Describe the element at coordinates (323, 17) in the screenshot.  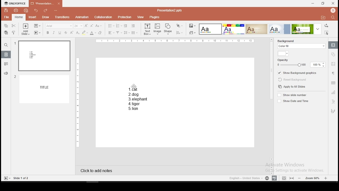
I see `folder` at that location.